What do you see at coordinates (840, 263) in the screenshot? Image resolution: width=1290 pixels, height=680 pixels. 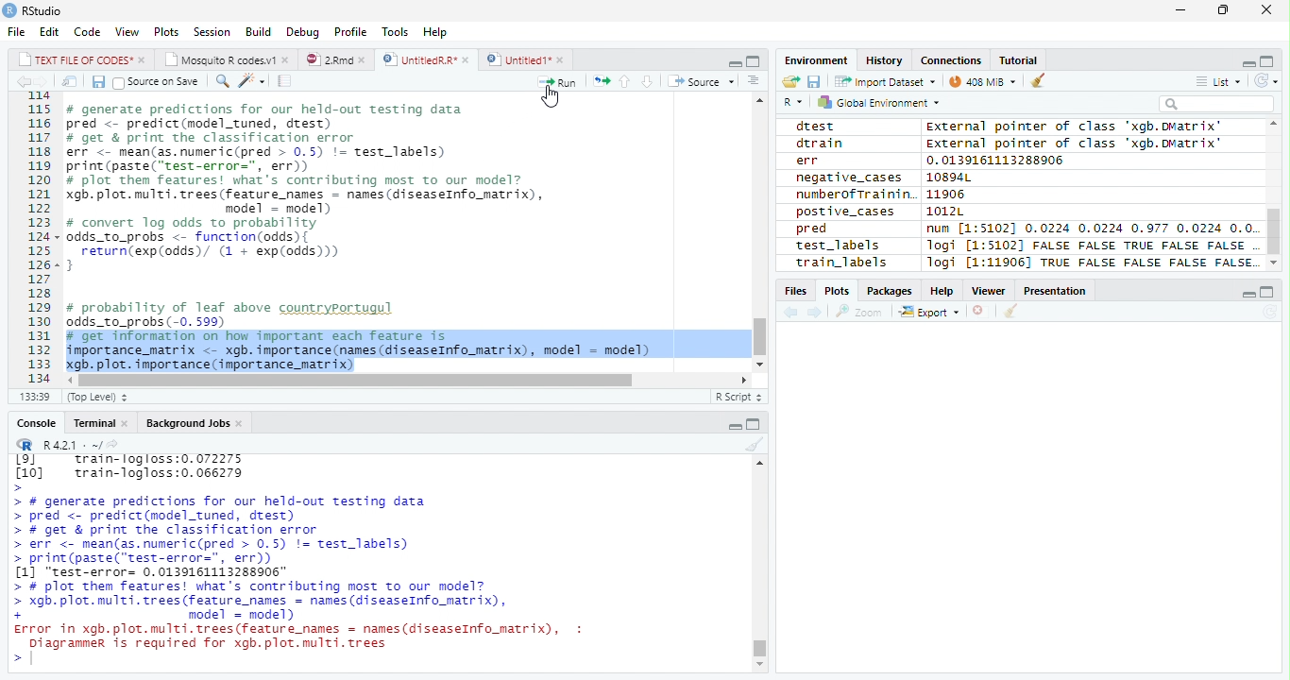 I see `train_labels` at bounding box center [840, 263].